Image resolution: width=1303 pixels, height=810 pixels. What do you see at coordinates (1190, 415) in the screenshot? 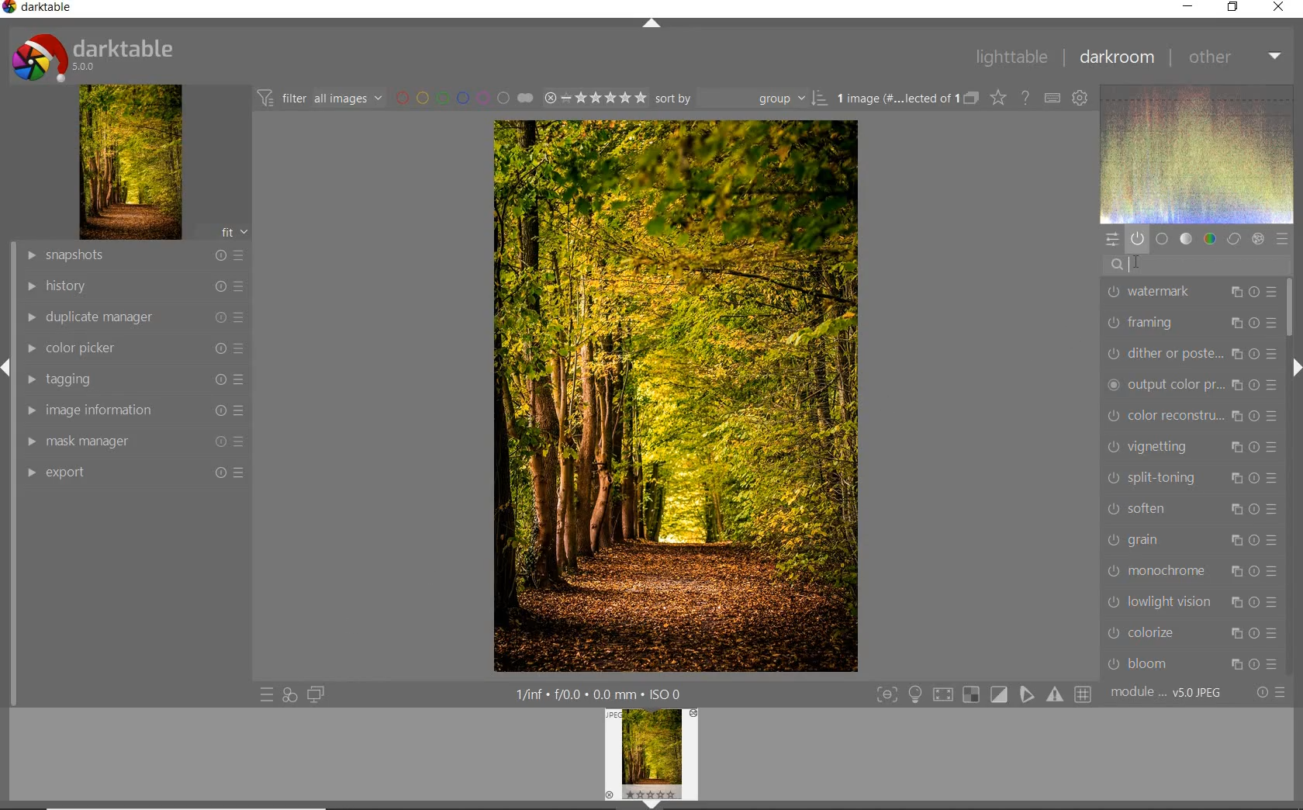
I see `color reconstruction` at bounding box center [1190, 415].